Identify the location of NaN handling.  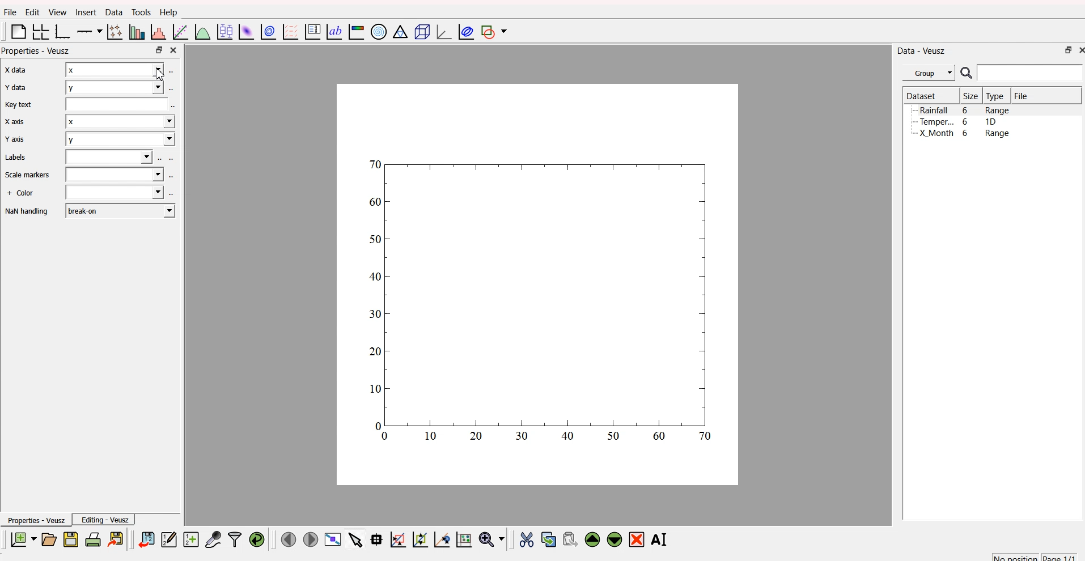
(27, 212).